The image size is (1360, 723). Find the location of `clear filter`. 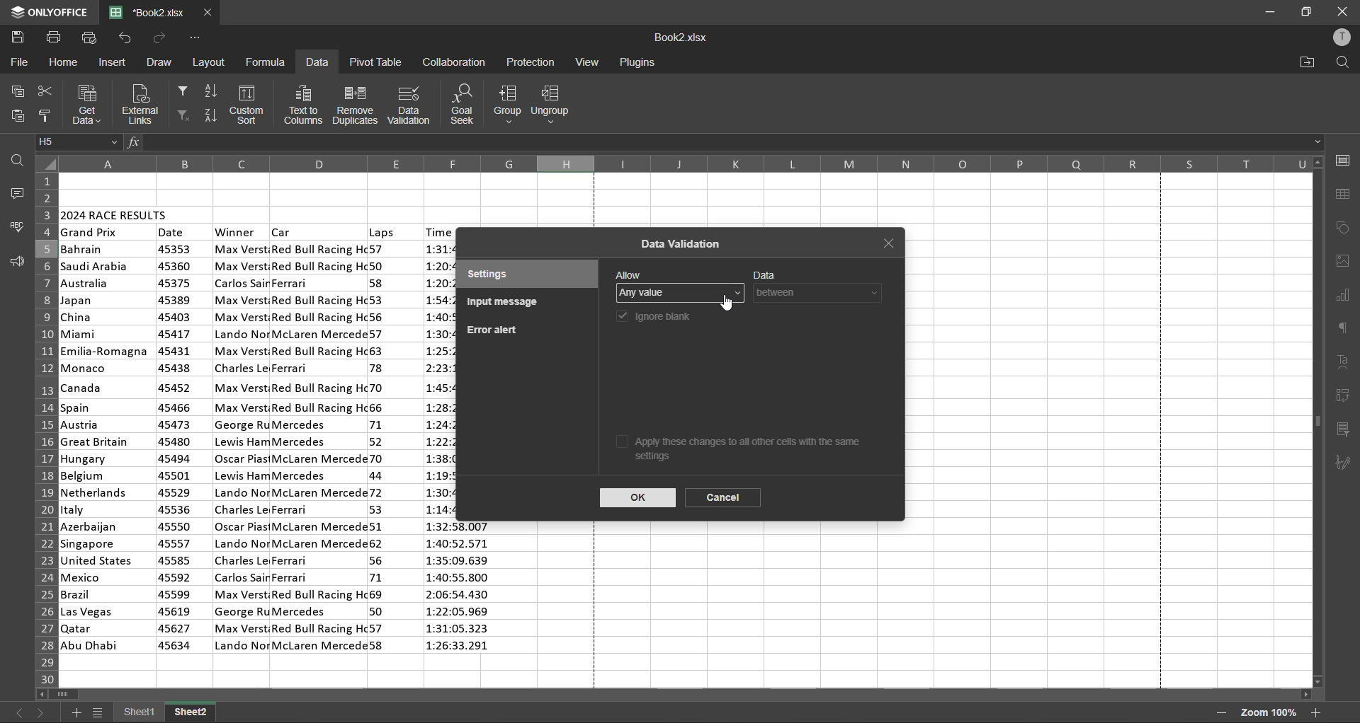

clear filter is located at coordinates (183, 116).